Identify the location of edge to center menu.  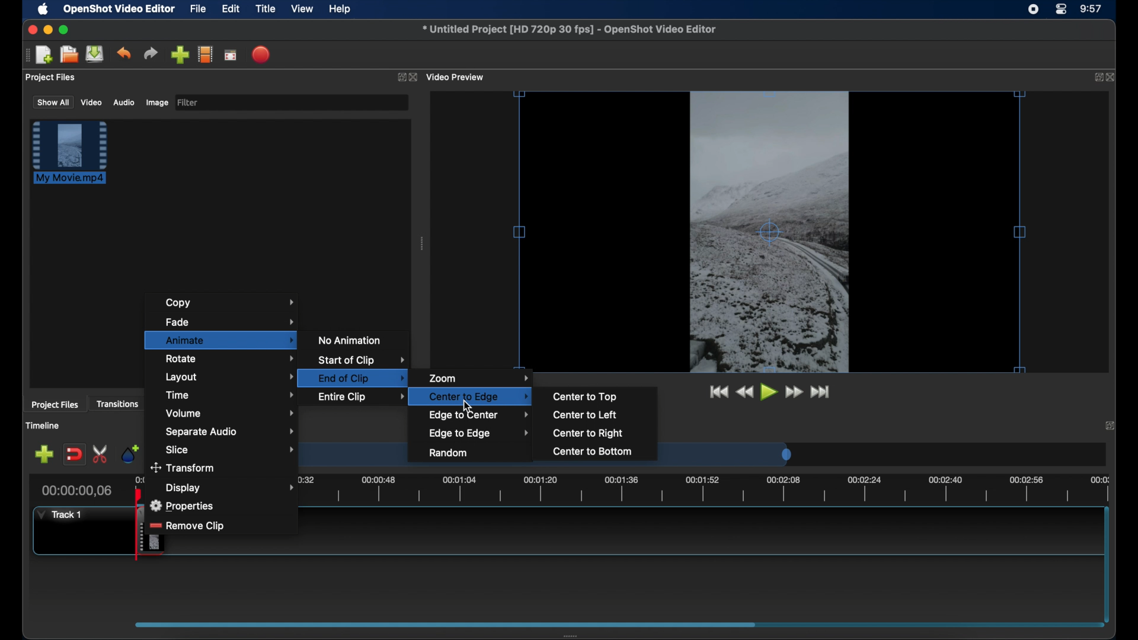
(480, 415).